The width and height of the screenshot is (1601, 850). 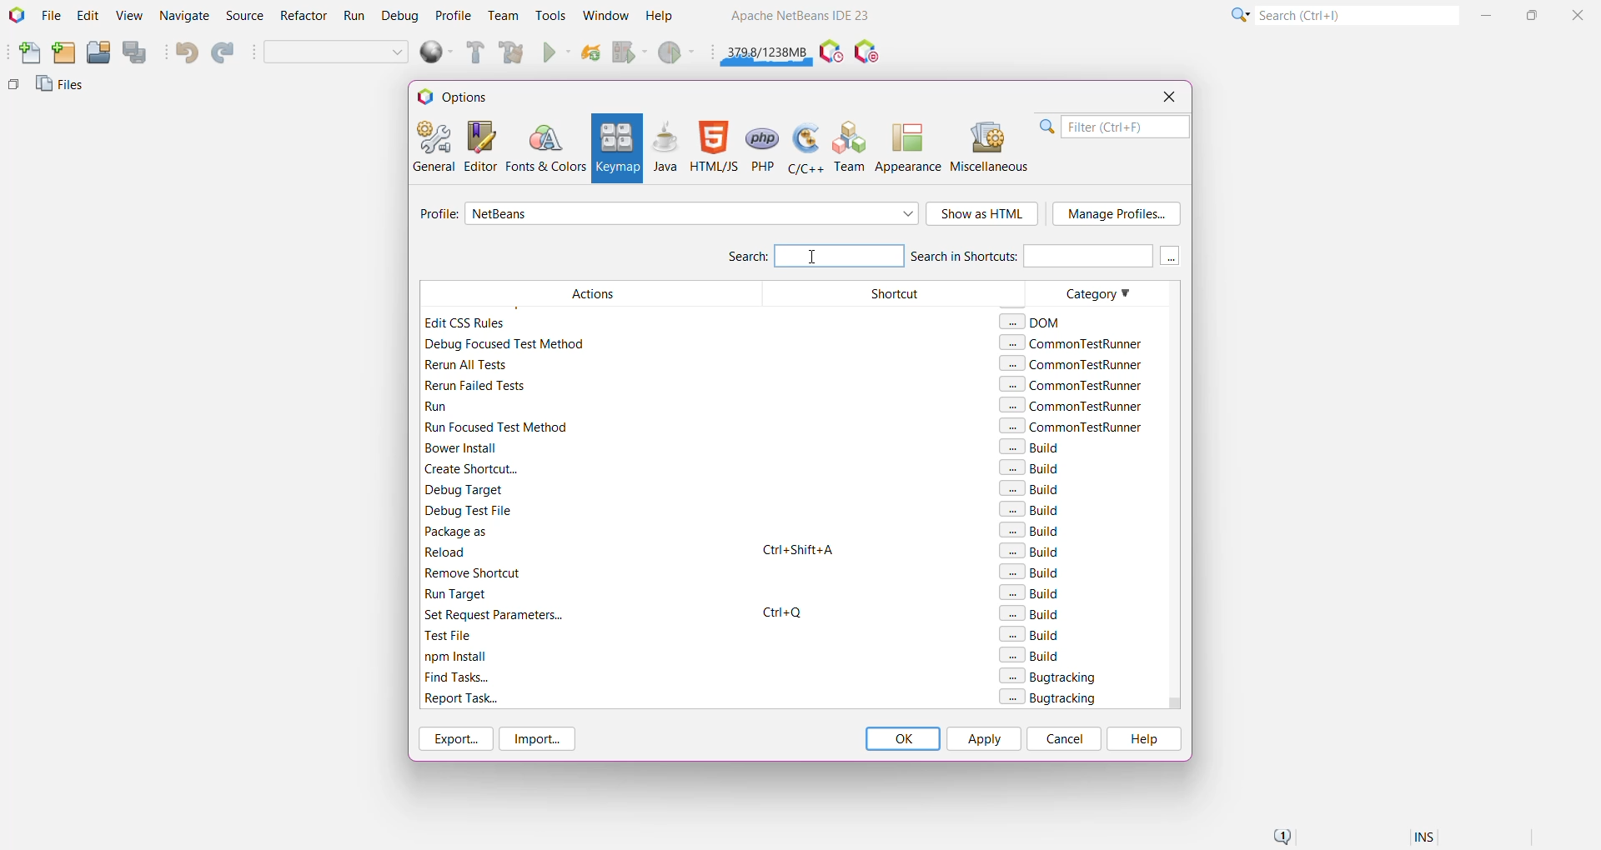 What do you see at coordinates (432, 145) in the screenshot?
I see `General` at bounding box center [432, 145].